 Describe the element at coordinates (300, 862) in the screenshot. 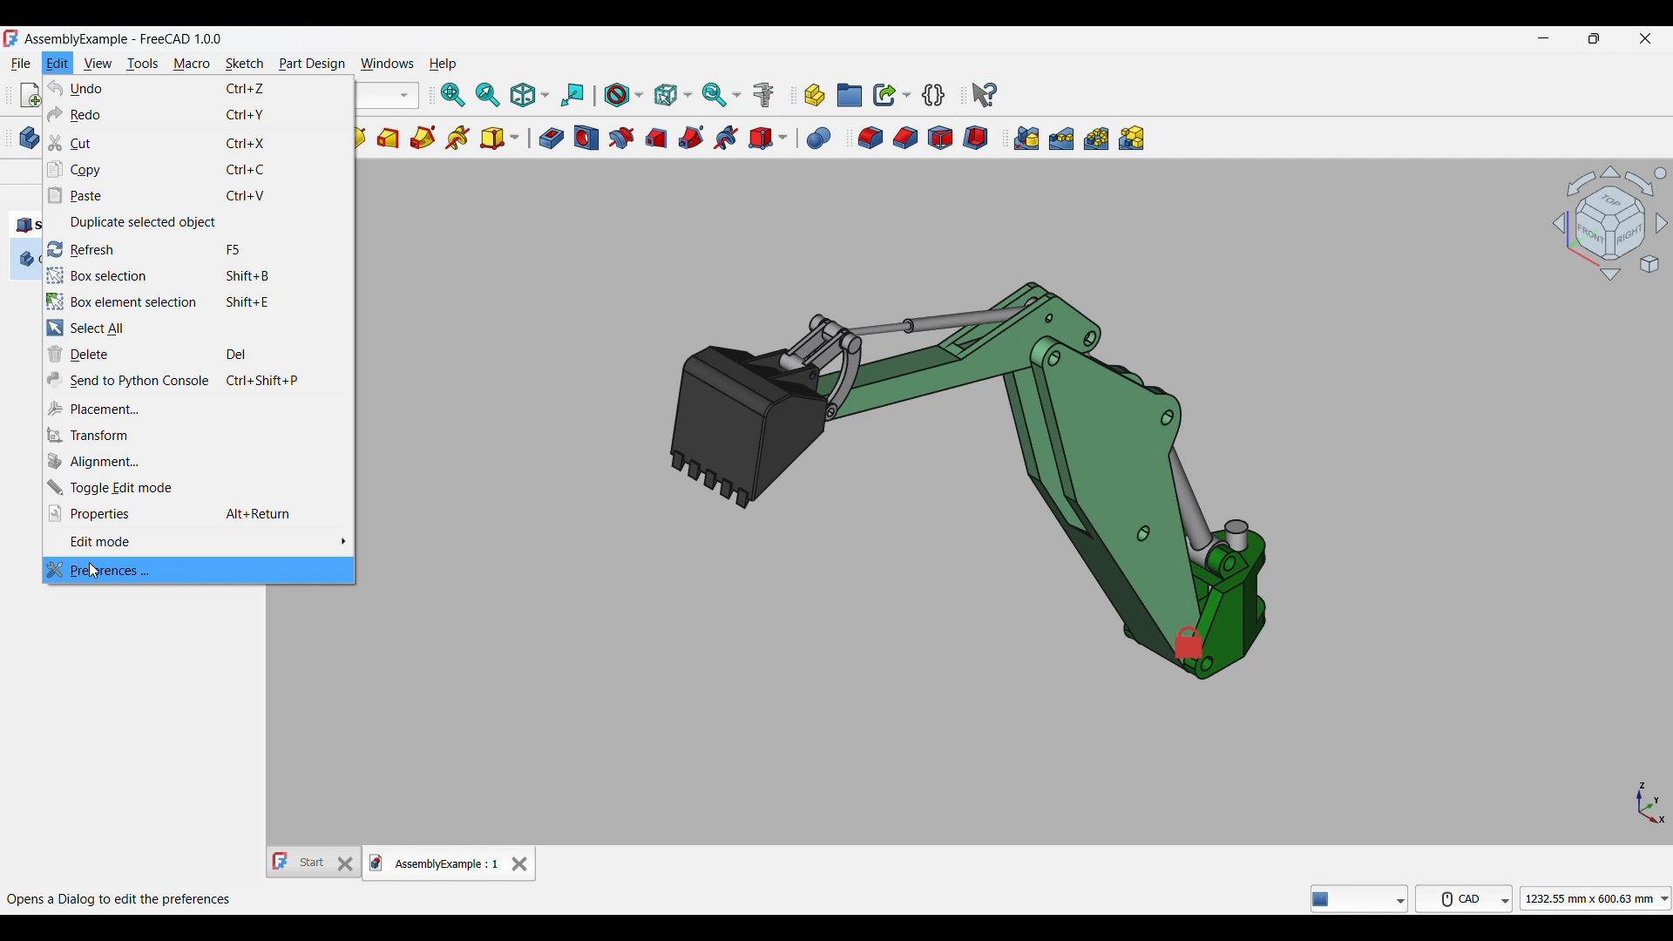

I see `Start - name of other tab` at that location.